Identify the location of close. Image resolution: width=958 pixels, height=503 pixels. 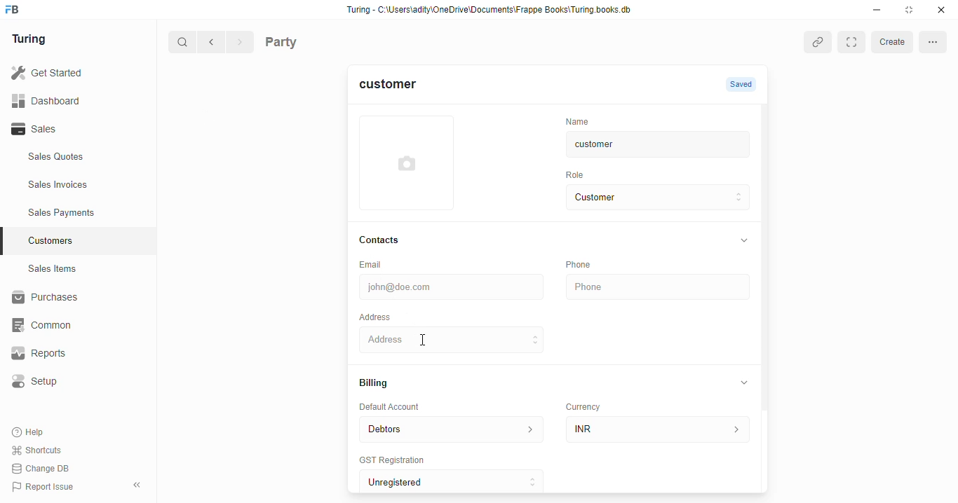
(943, 10).